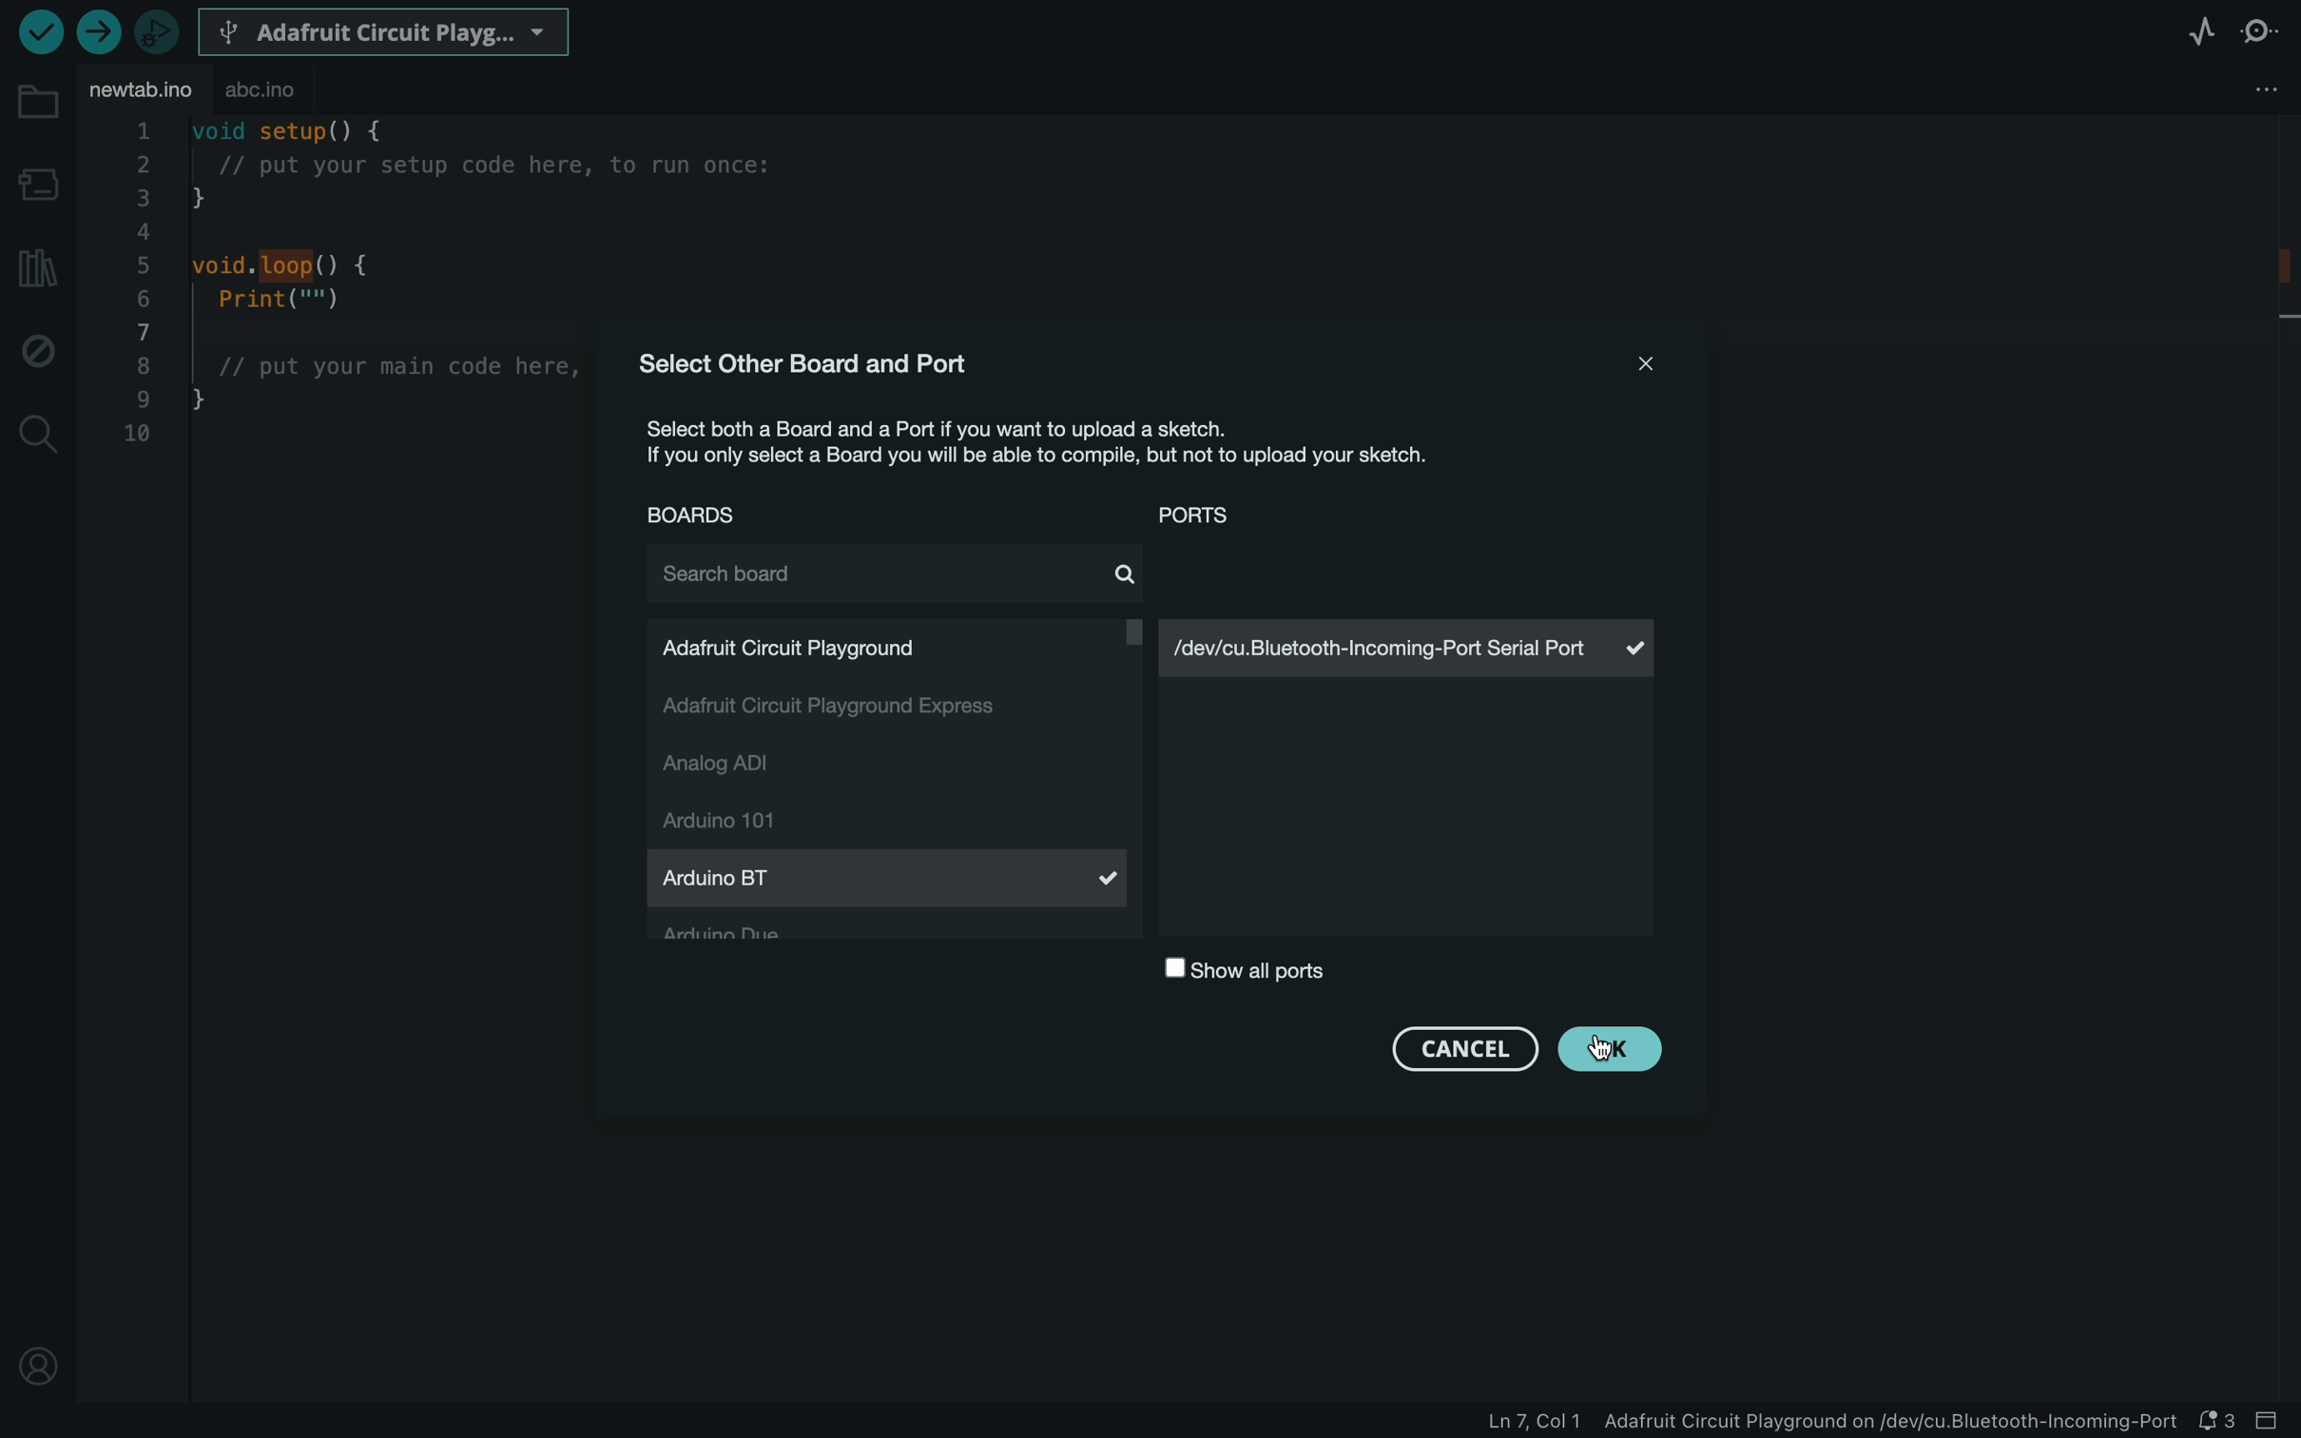  Describe the element at coordinates (888, 577) in the screenshot. I see `search board` at that location.